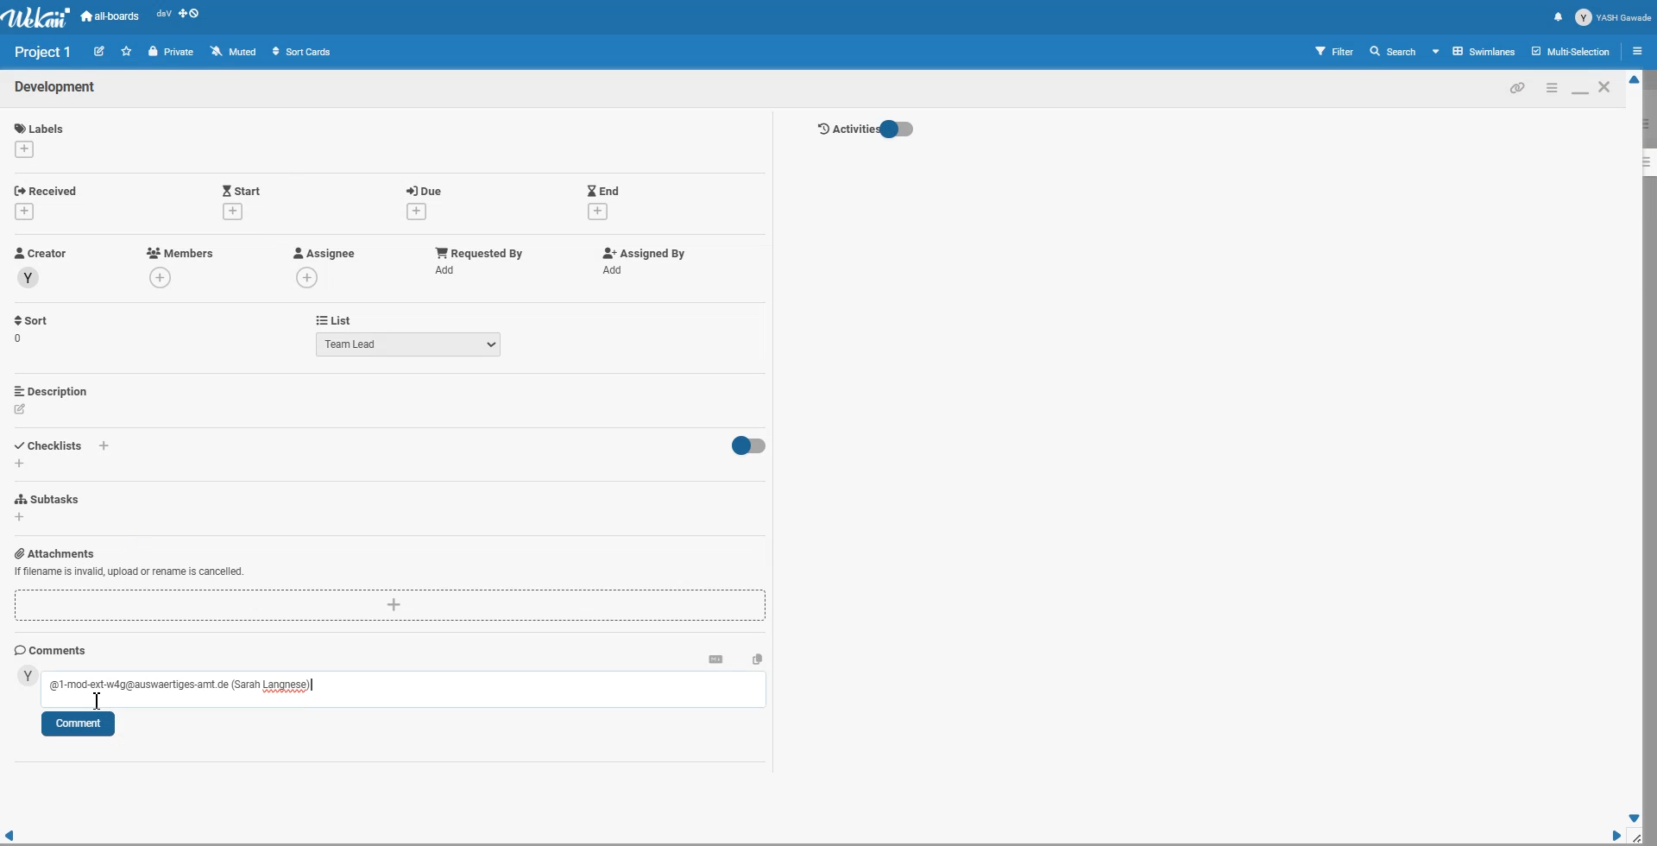 The width and height of the screenshot is (1657, 846). What do you see at coordinates (1518, 87) in the screenshot?
I see `Copy card link` at bounding box center [1518, 87].